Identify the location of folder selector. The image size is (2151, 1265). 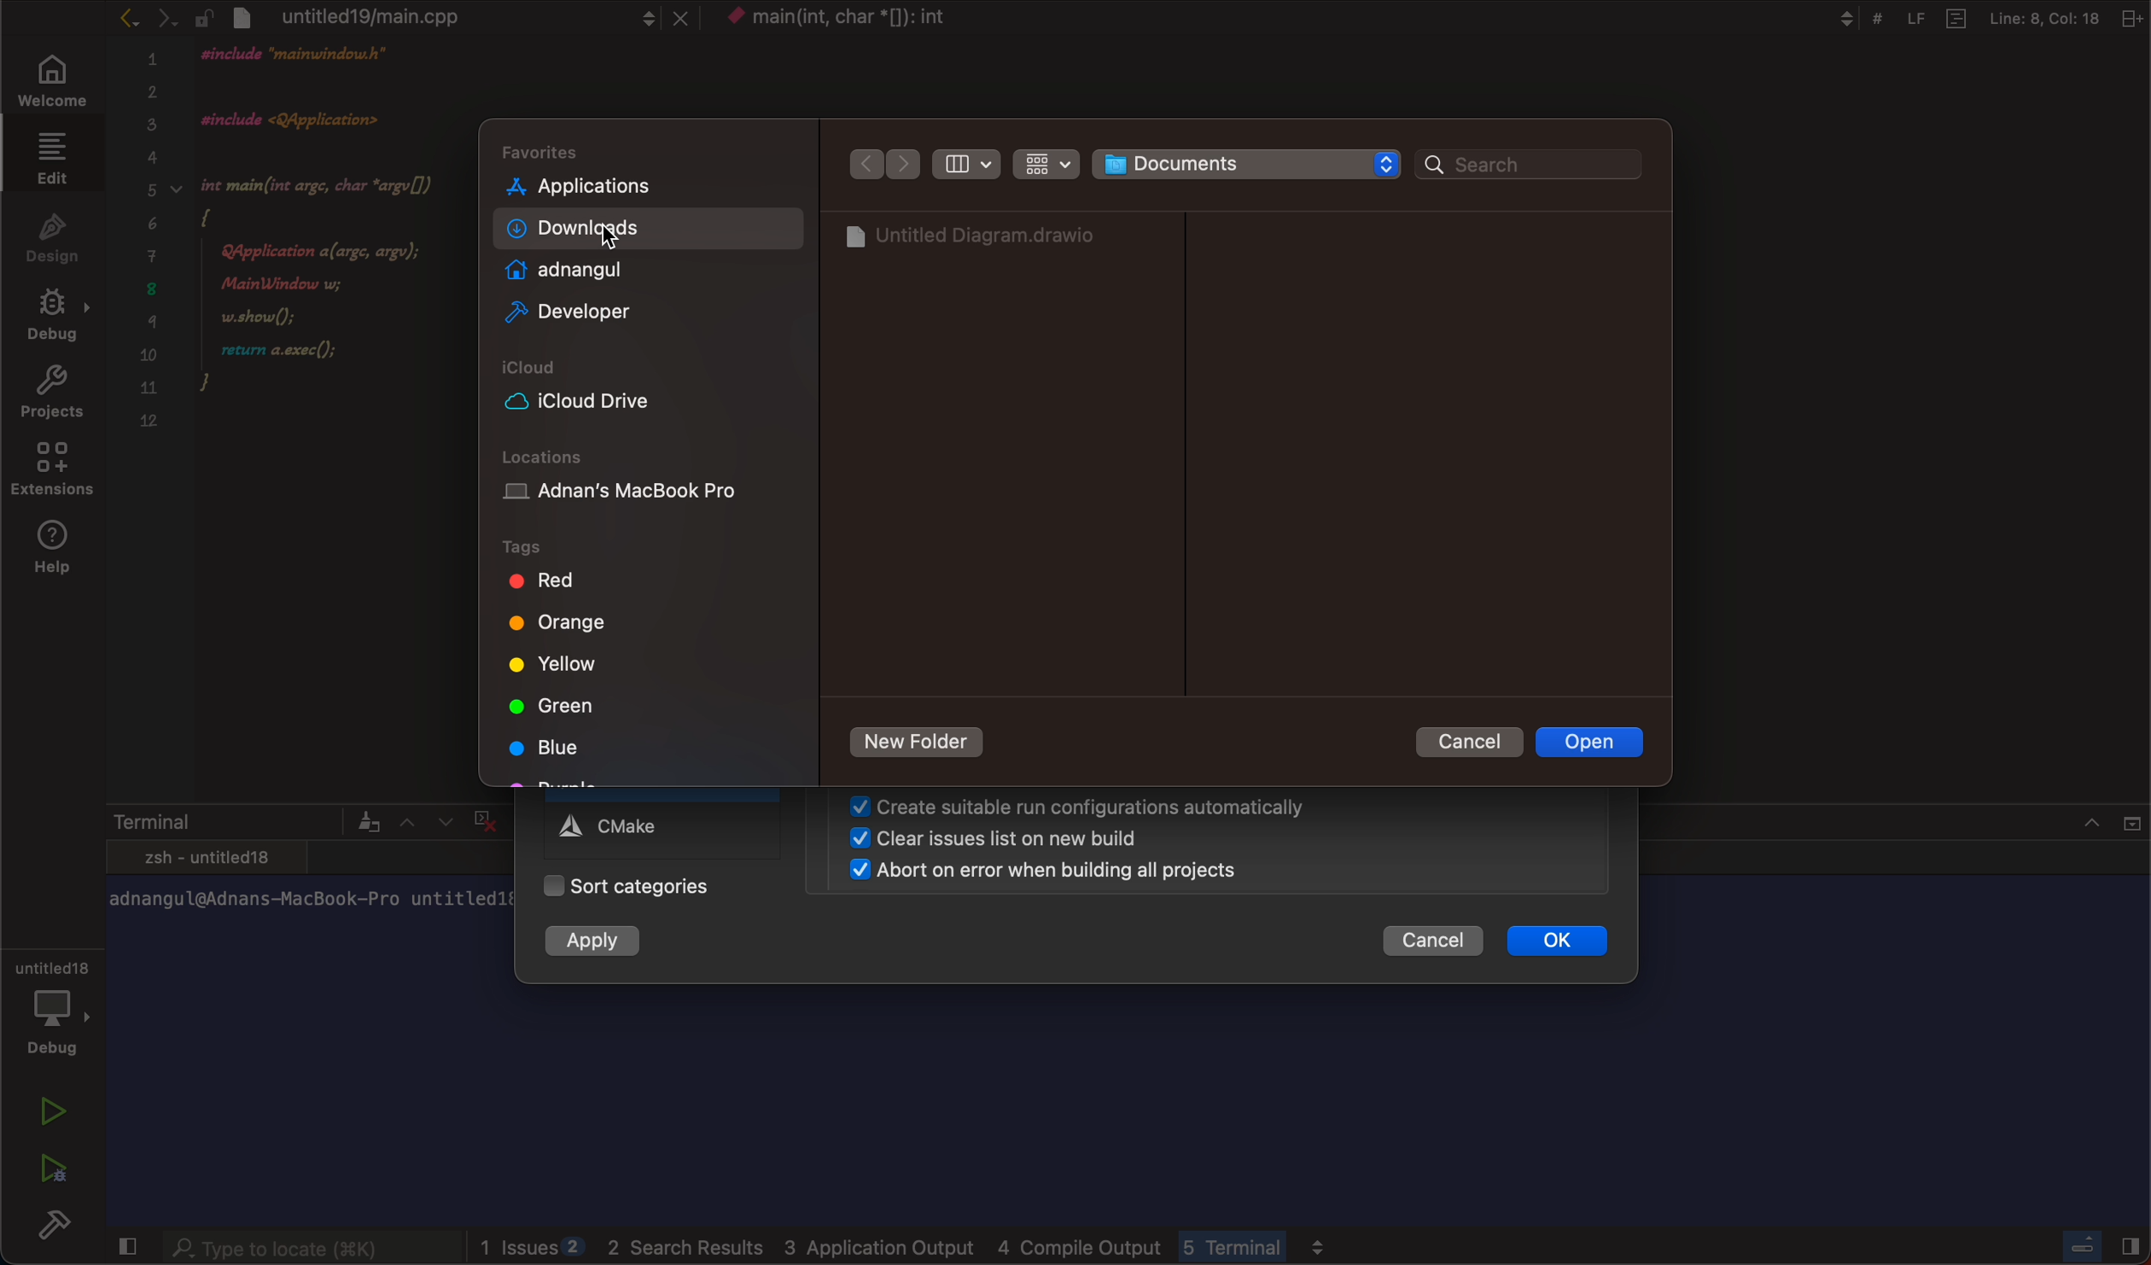
(1247, 164).